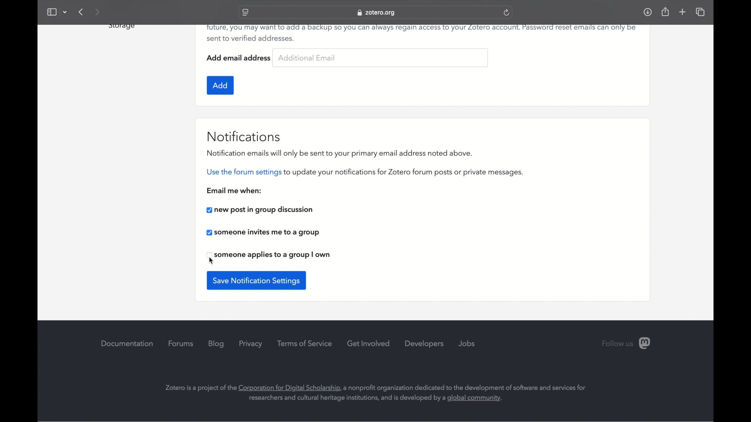 Image resolution: width=751 pixels, height=422 pixels. Describe the element at coordinates (369, 343) in the screenshot. I see `get involved` at that location.